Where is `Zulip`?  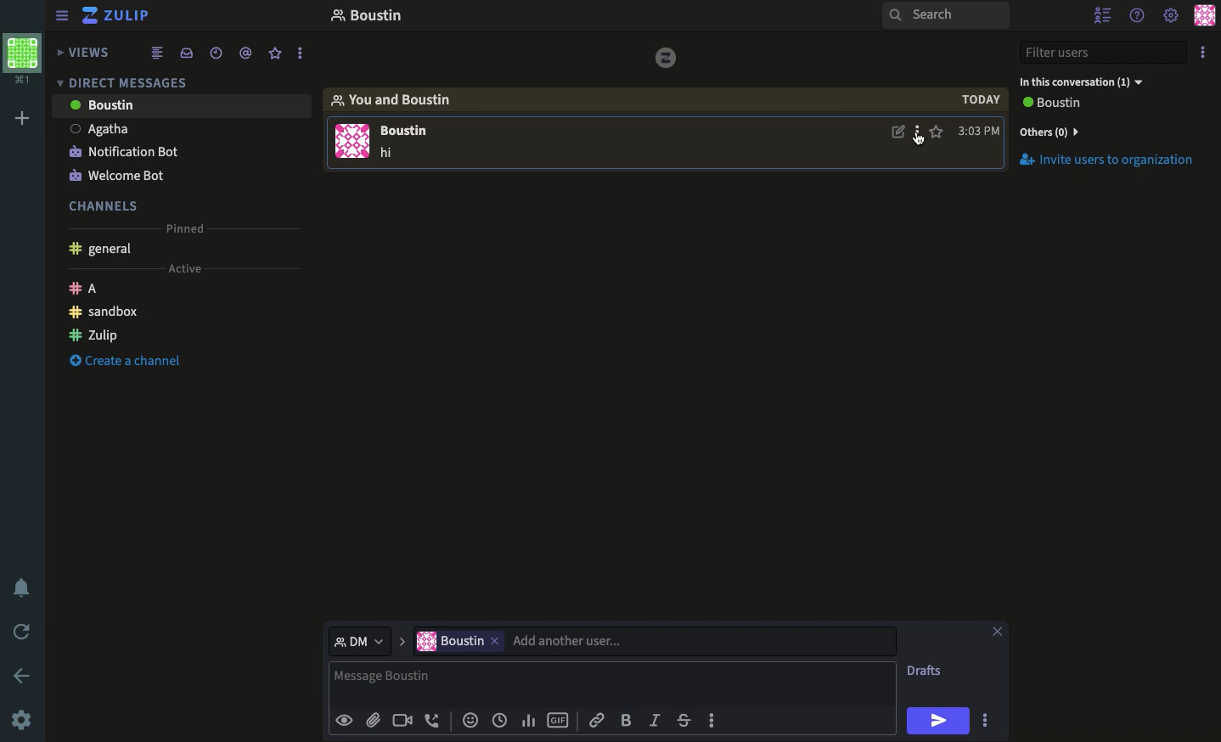 Zulip is located at coordinates (116, 15).